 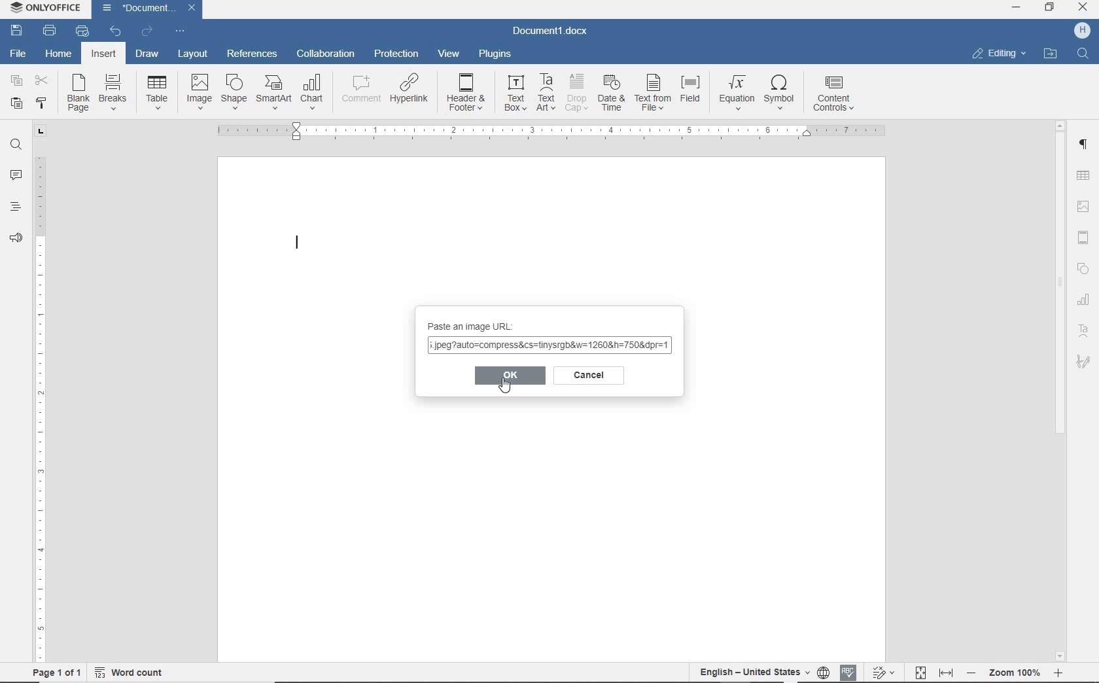 I want to click on comment, so click(x=360, y=89).